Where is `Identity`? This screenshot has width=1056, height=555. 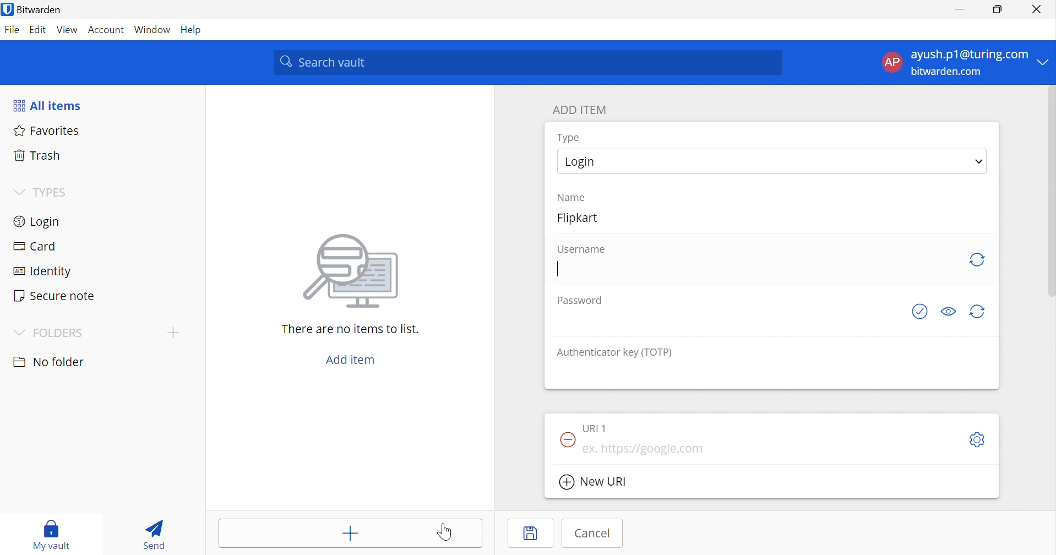
Identity is located at coordinates (43, 272).